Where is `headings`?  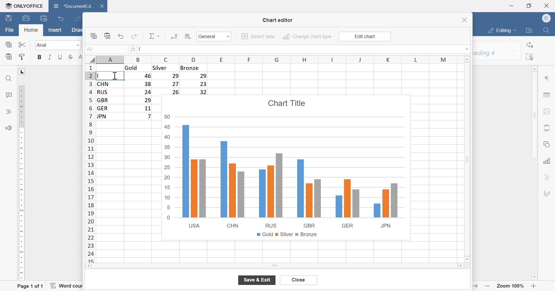 headings is located at coordinates (9, 112).